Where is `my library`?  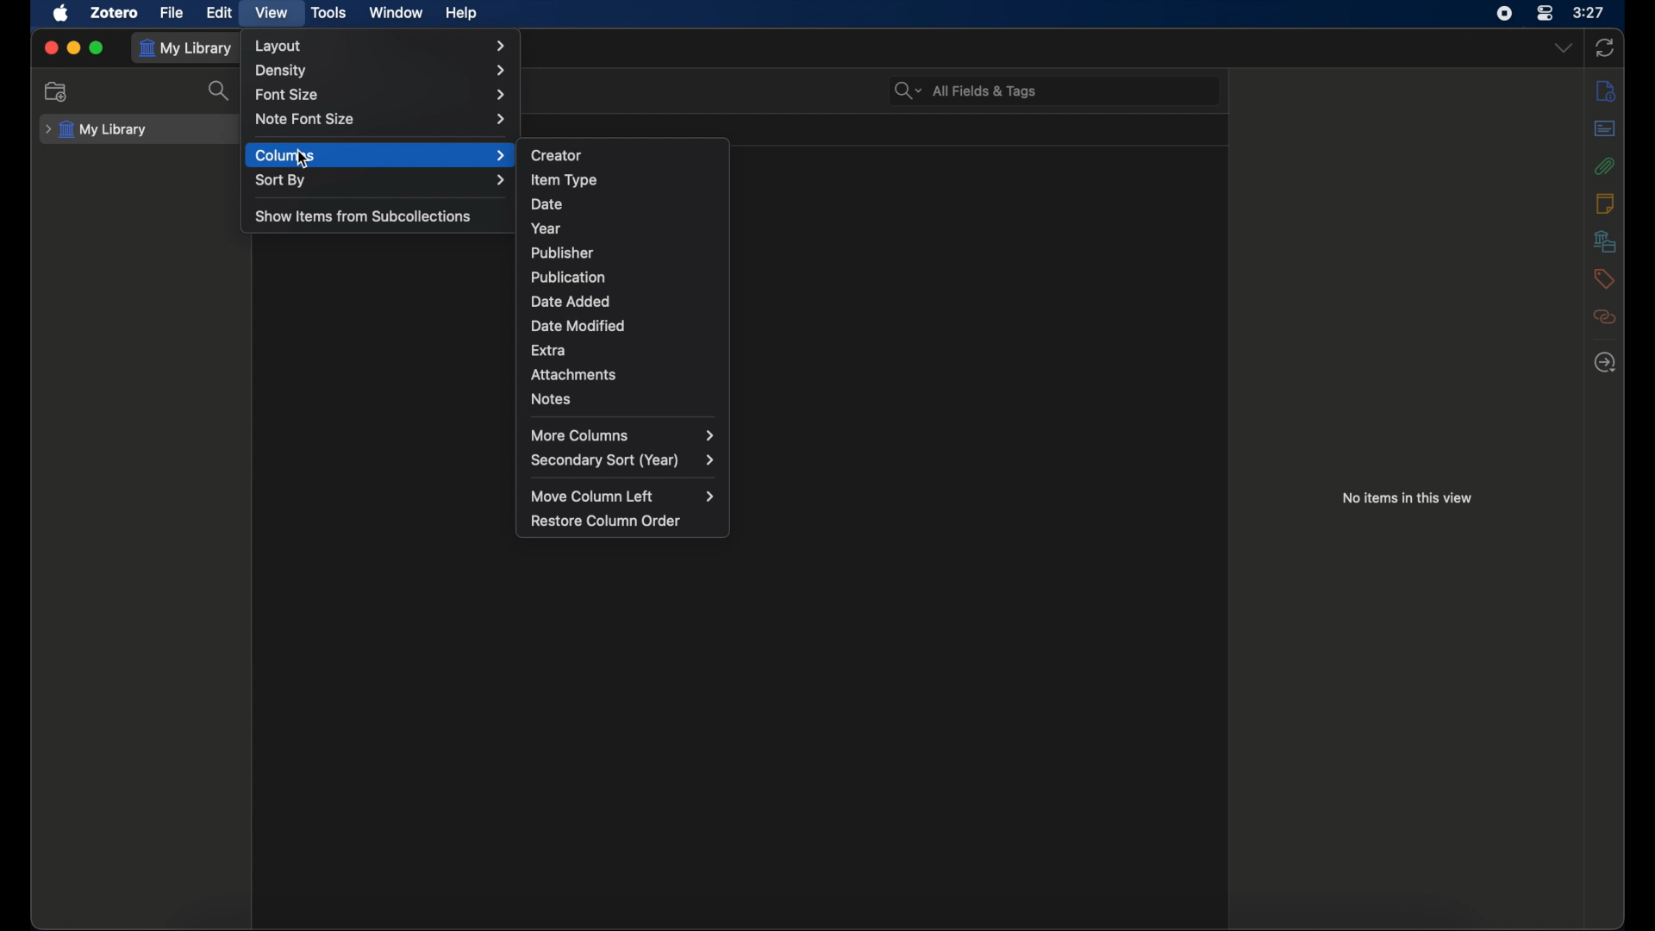
my library is located at coordinates (97, 130).